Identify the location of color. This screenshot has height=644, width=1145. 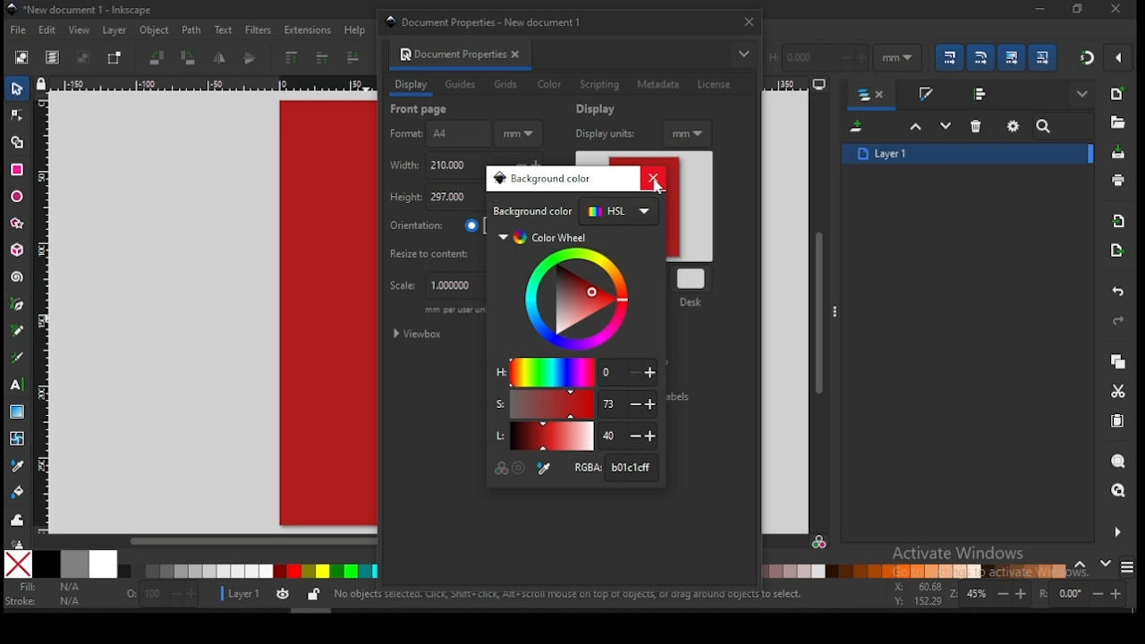
(549, 85).